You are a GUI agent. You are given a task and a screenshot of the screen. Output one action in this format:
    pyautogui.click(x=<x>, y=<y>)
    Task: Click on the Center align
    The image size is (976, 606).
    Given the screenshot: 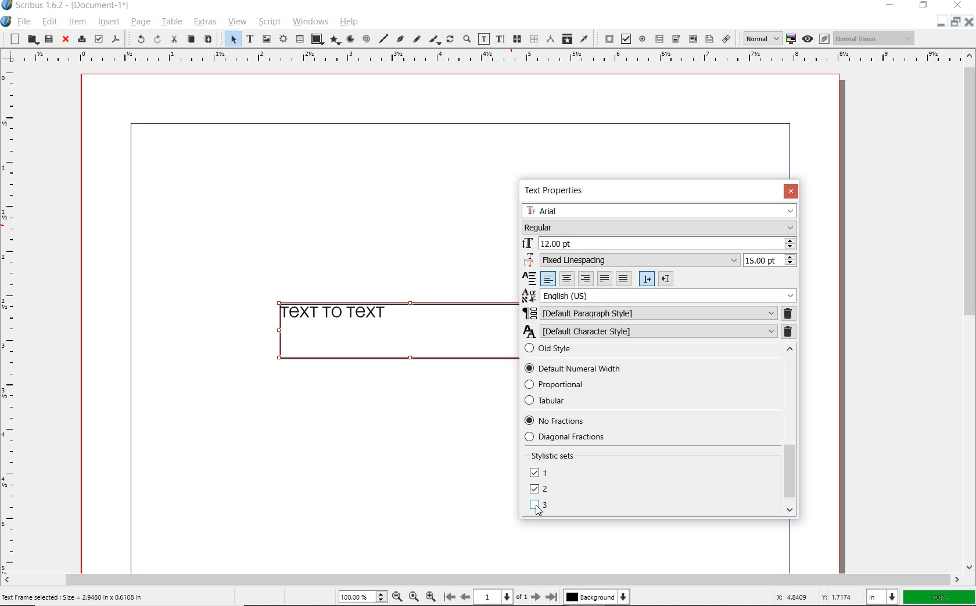 What is the action you would take?
    pyautogui.click(x=566, y=279)
    